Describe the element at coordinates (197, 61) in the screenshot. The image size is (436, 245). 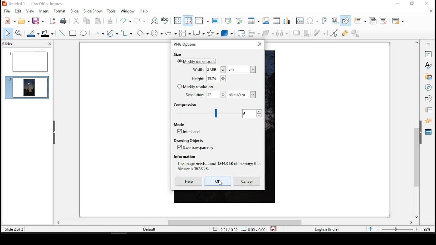
I see `modify dimensions` at that location.